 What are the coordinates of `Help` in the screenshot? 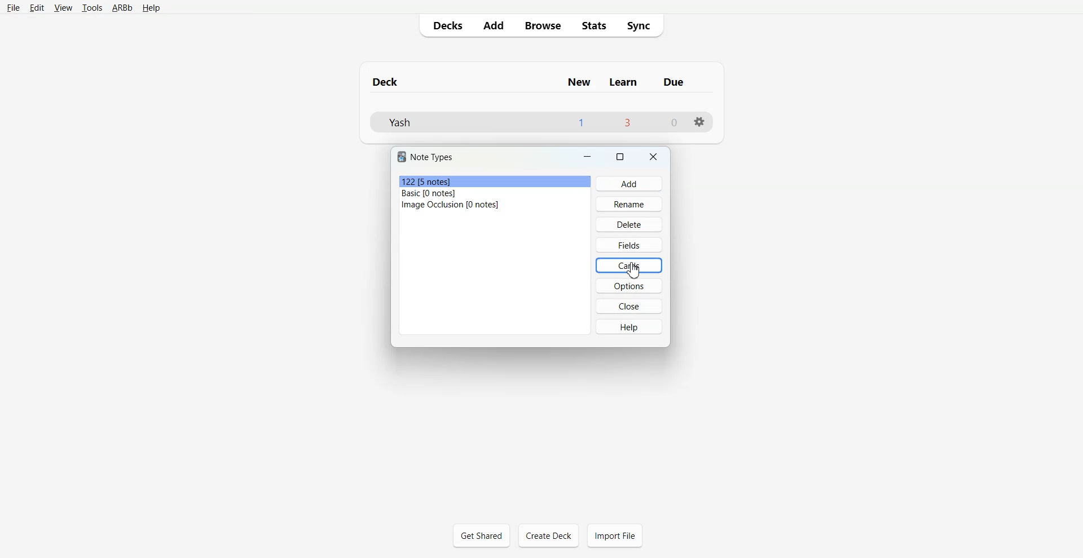 It's located at (631, 326).